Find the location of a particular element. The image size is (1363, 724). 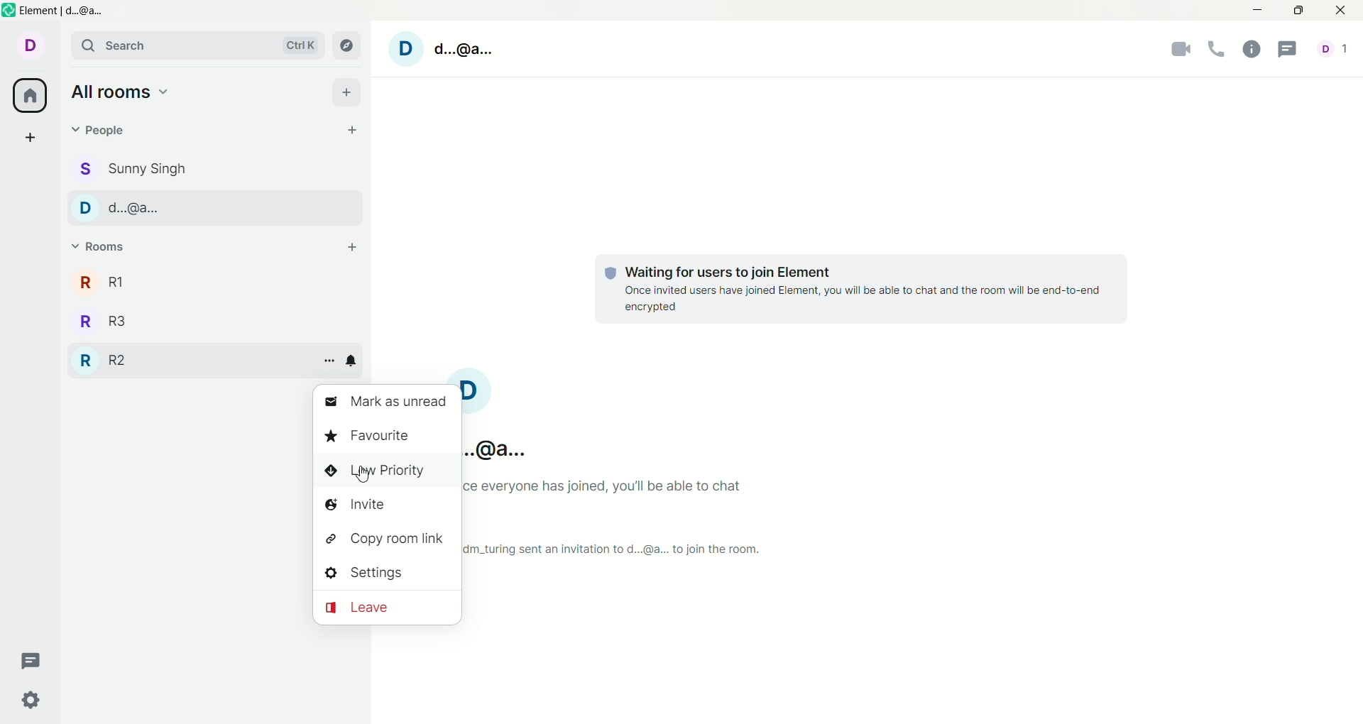

add is located at coordinates (348, 93).